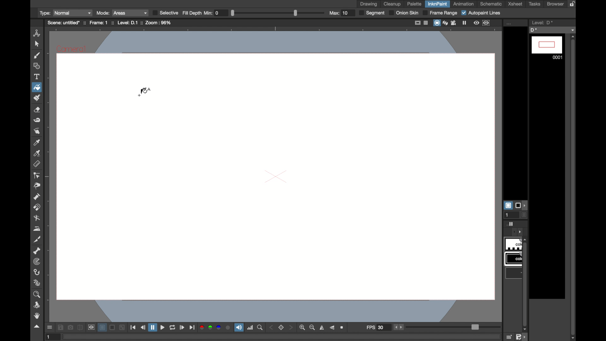 Image resolution: width=606 pixels, height=341 pixels. What do you see at coordinates (466, 23) in the screenshot?
I see `pause` at bounding box center [466, 23].